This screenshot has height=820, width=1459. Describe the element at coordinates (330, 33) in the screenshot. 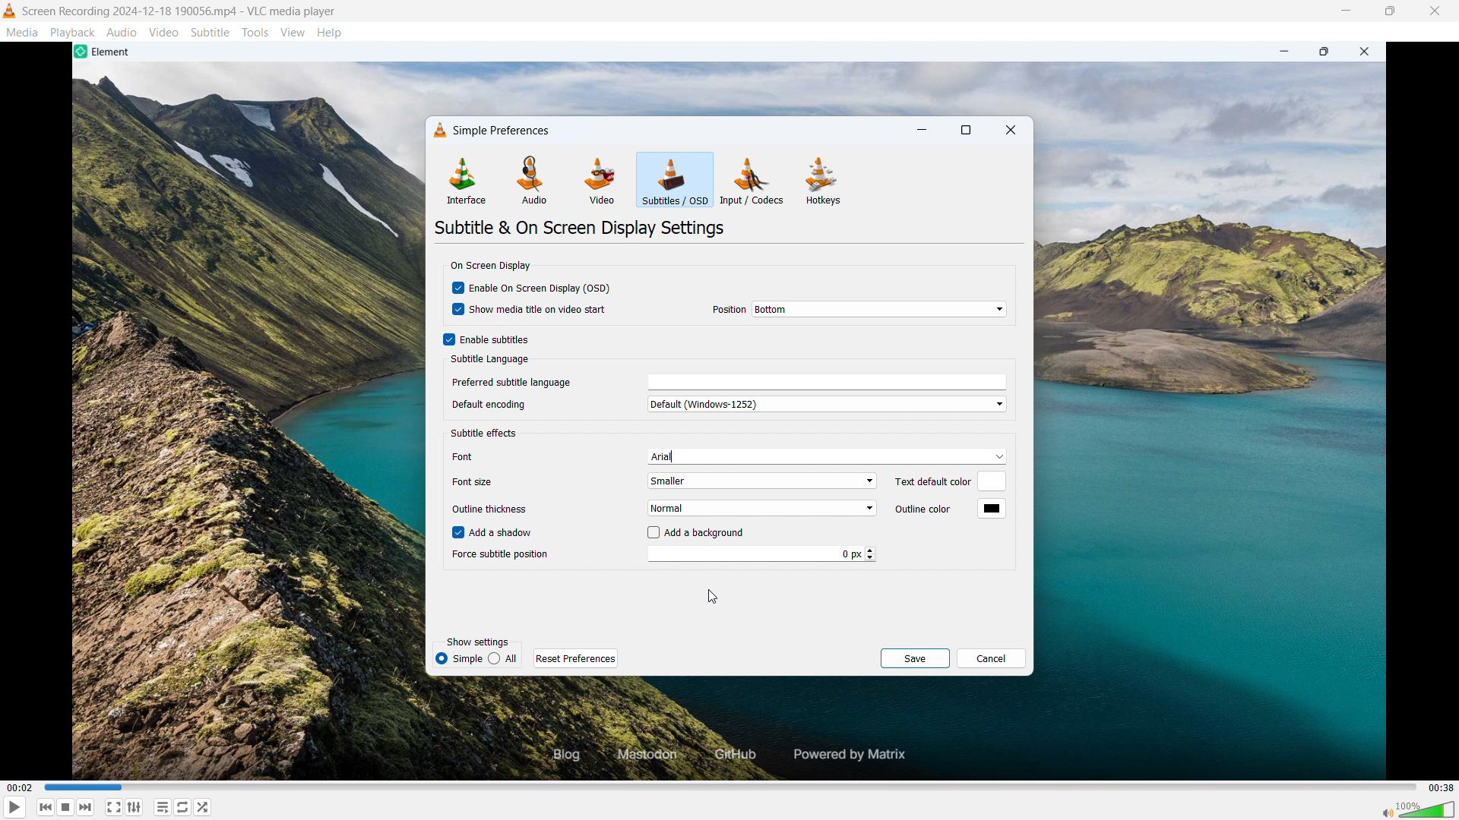

I see `help` at that location.